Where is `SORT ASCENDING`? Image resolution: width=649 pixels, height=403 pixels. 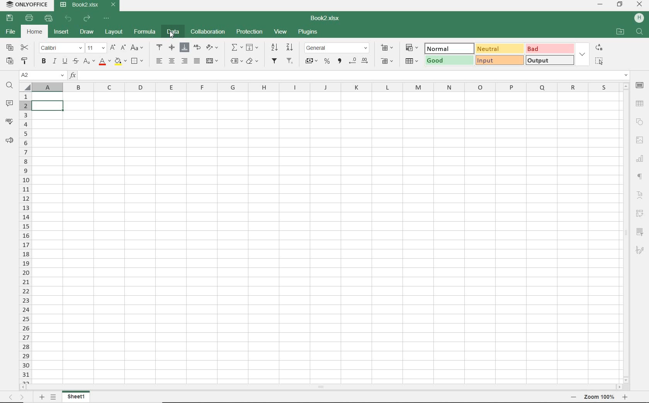
SORT ASCENDING is located at coordinates (289, 47).